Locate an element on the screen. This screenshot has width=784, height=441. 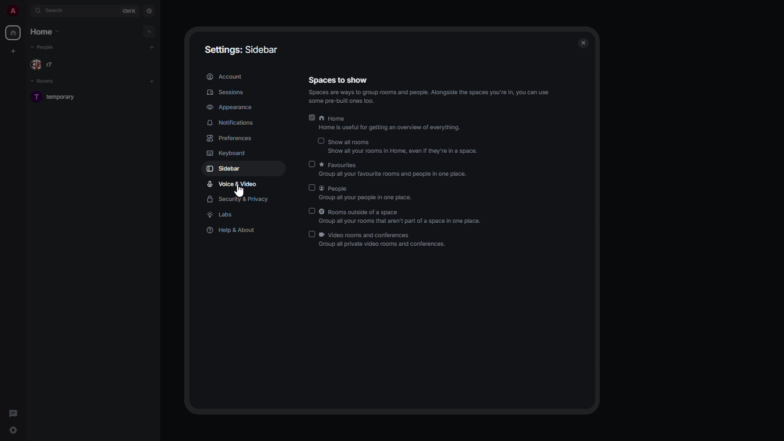
voice & video is located at coordinates (233, 183).